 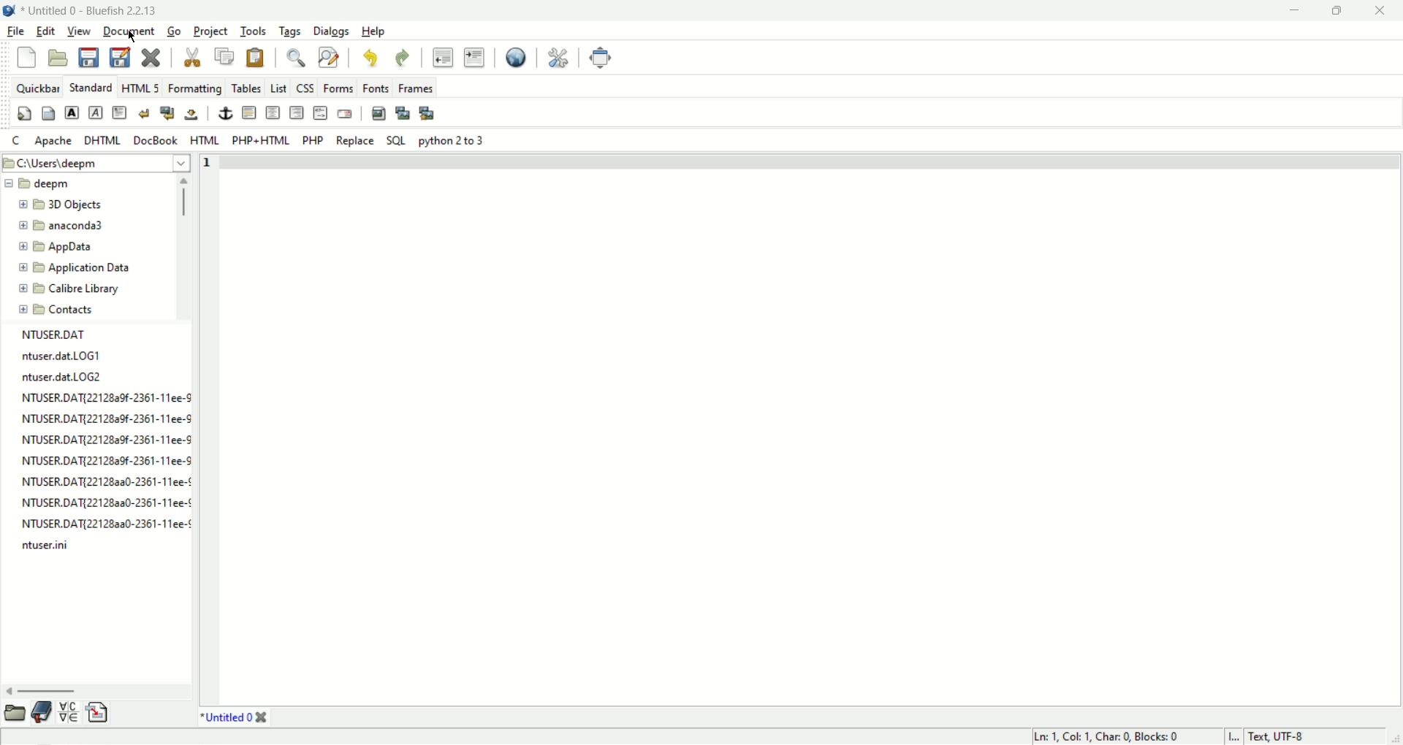 I want to click on new file, so click(x=28, y=58).